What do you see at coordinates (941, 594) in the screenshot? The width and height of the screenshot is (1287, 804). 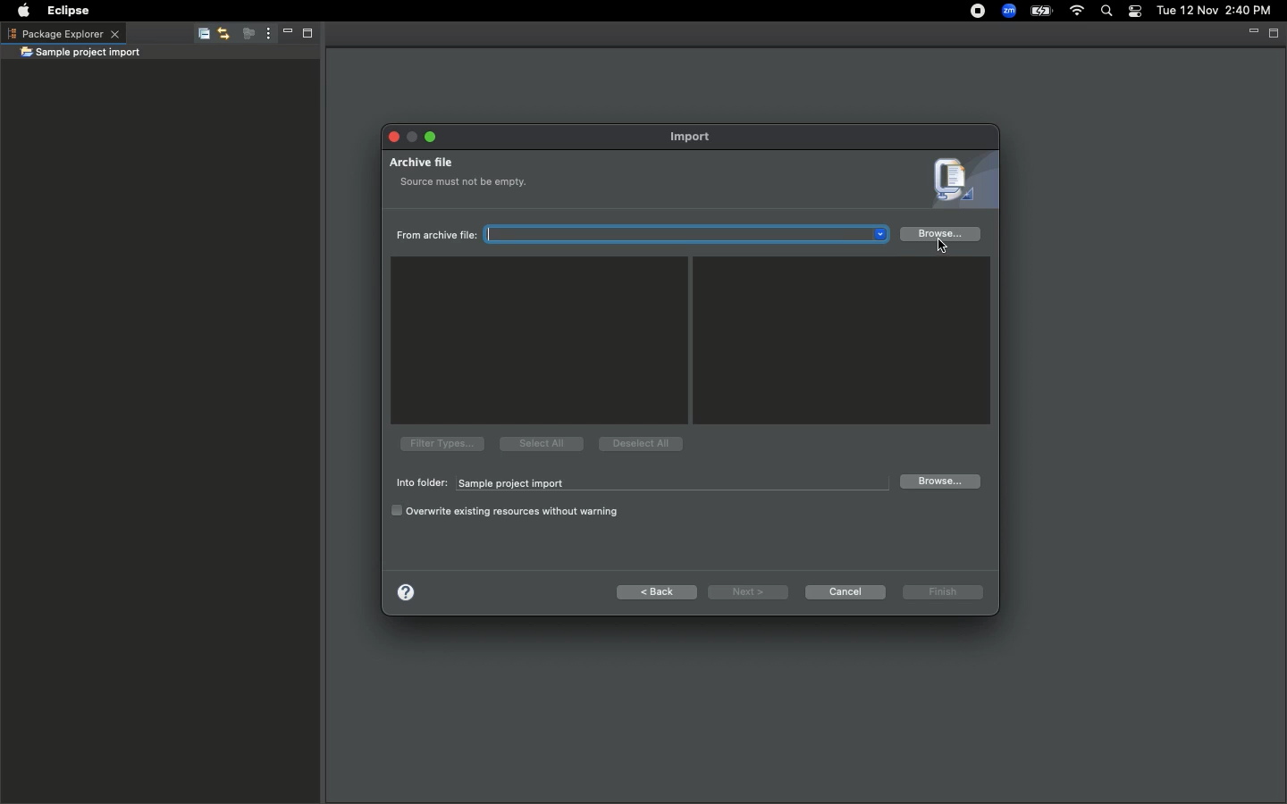 I see `Finish` at bounding box center [941, 594].